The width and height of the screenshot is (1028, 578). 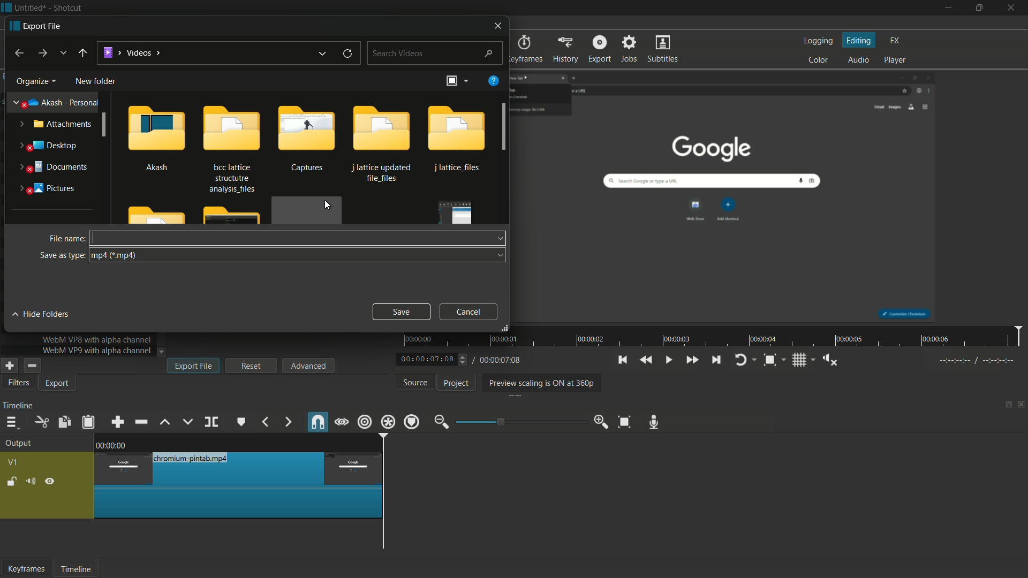 What do you see at coordinates (131, 52) in the screenshot?
I see `current location` at bounding box center [131, 52].